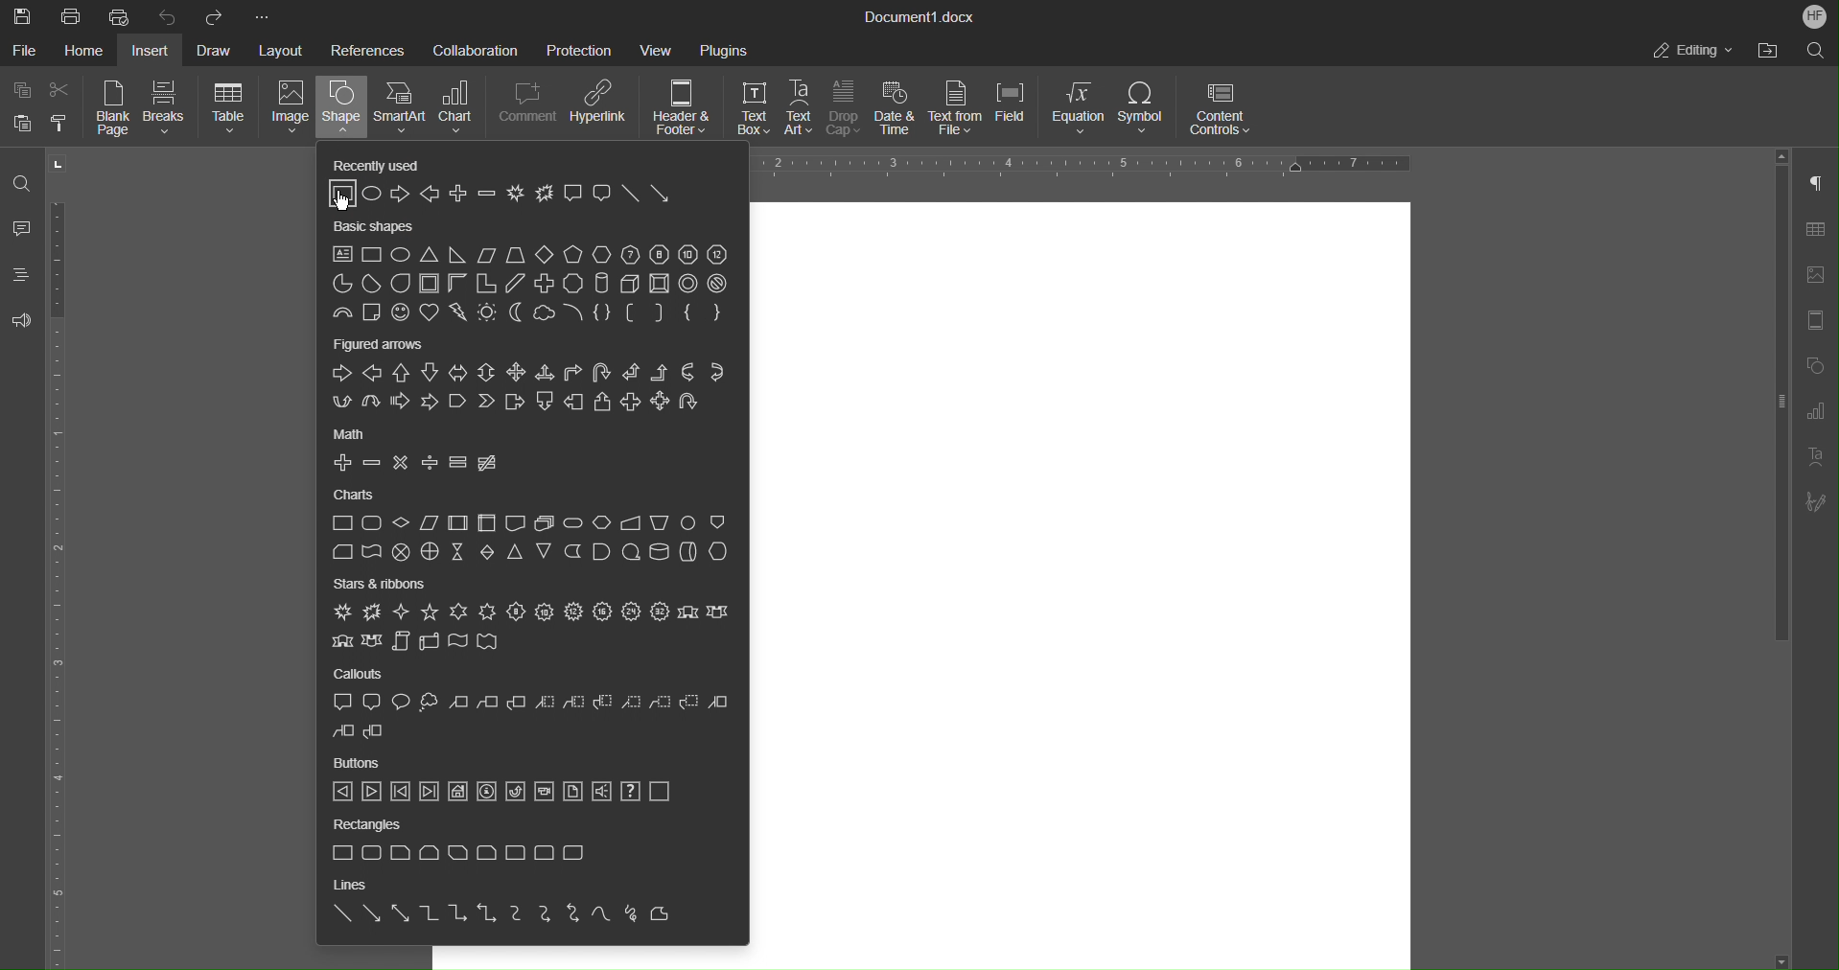 This screenshot has height=970, width=1839. What do you see at coordinates (154, 50) in the screenshot?
I see `Insert` at bounding box center [154, 50].